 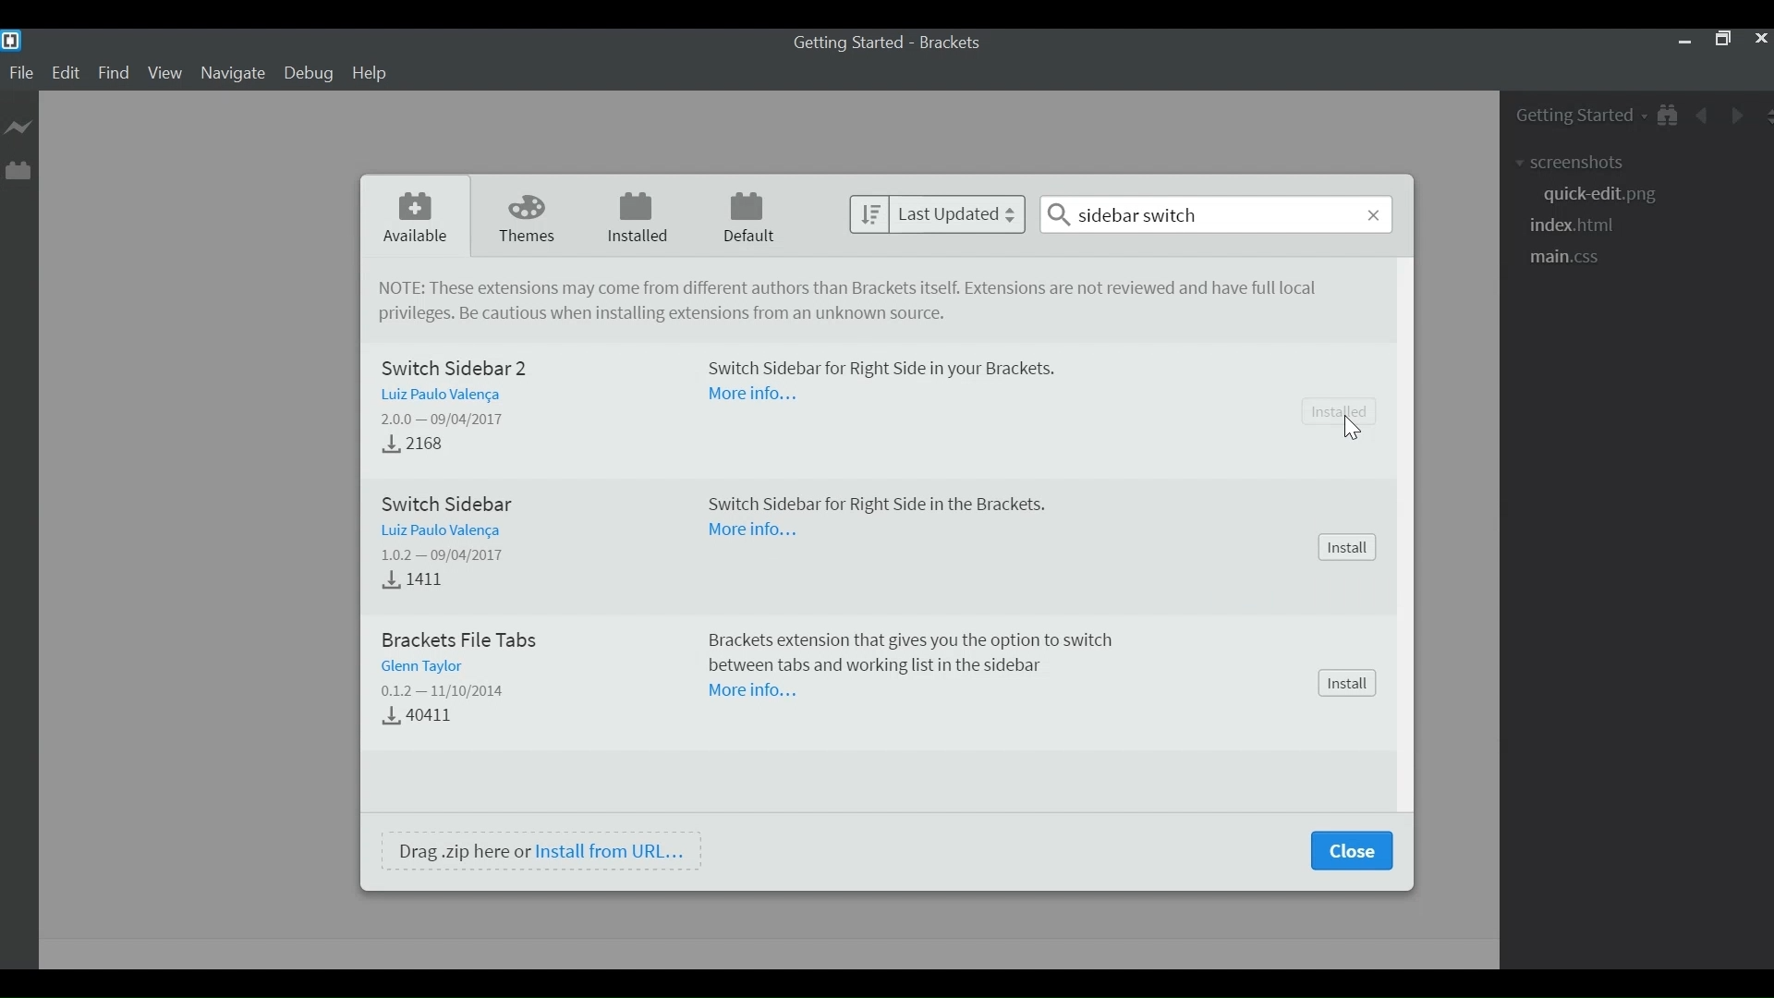 I want to click on Switch Sidebar for right side in your Brackets, so click(x=876, y=371).